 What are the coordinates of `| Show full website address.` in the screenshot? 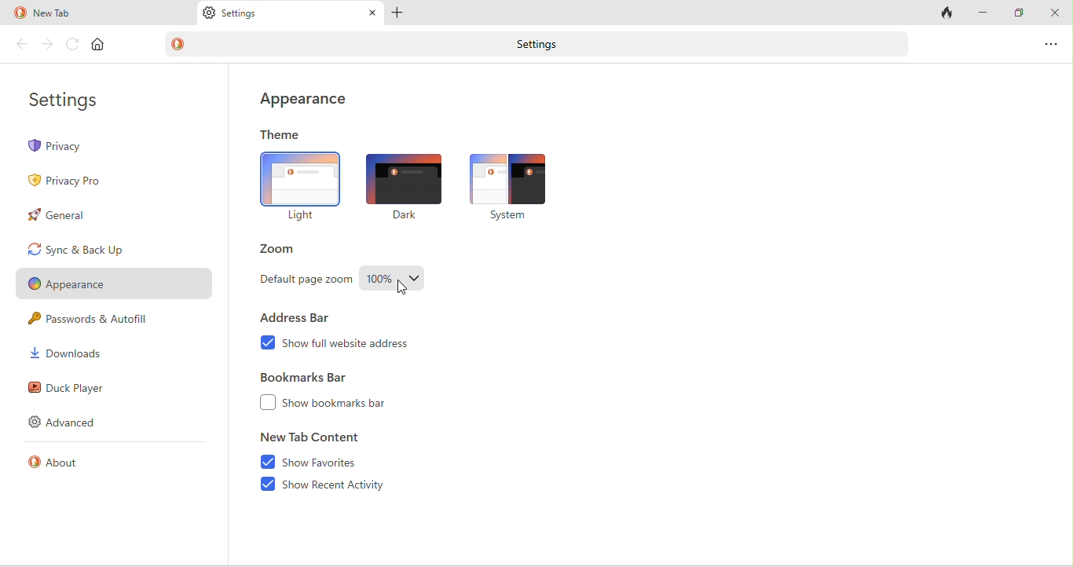 It's located at (350, 344).